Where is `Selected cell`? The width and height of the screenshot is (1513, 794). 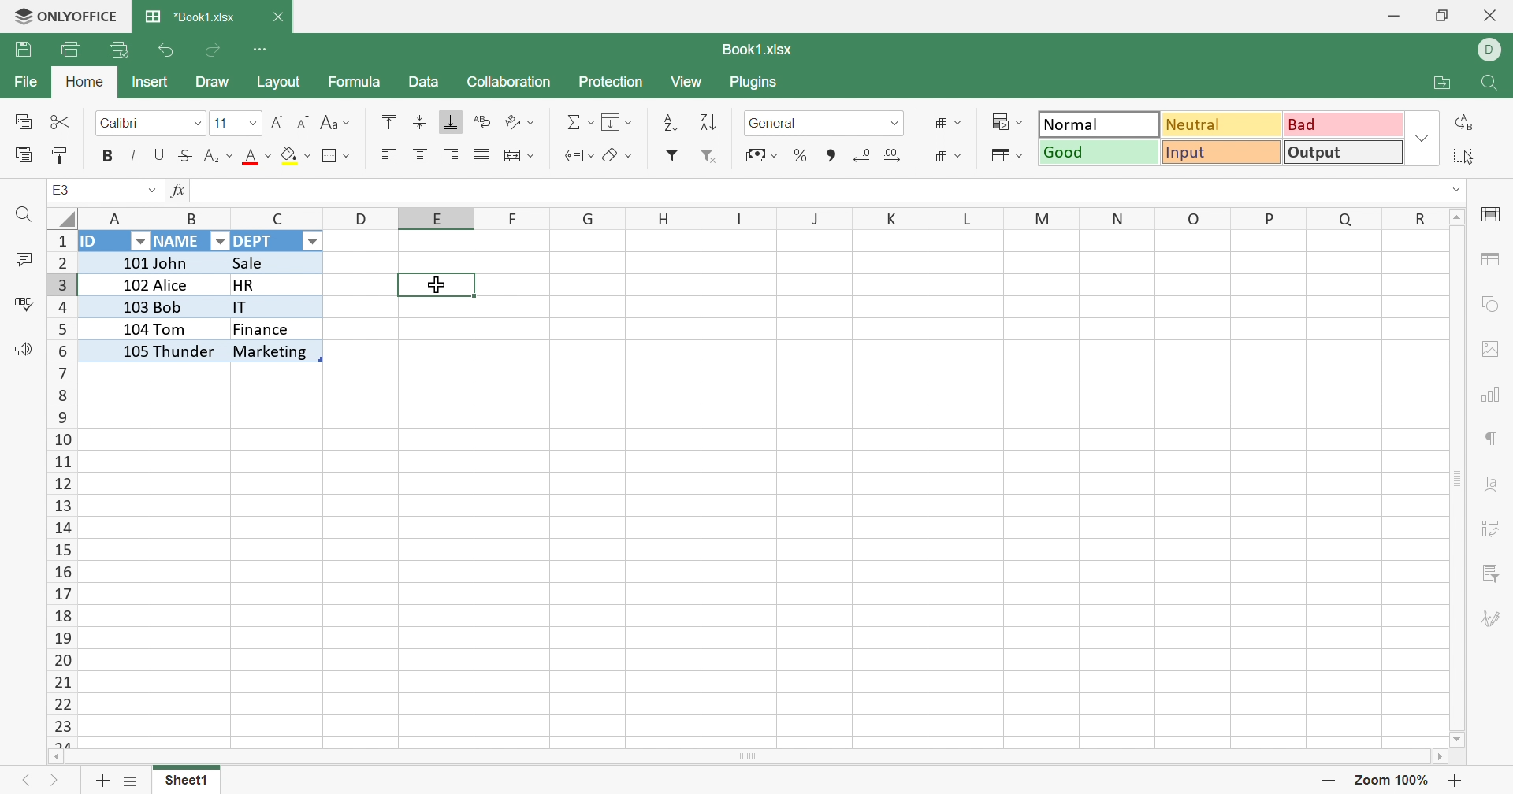
Selected cell is located at coordinates (438, 287).